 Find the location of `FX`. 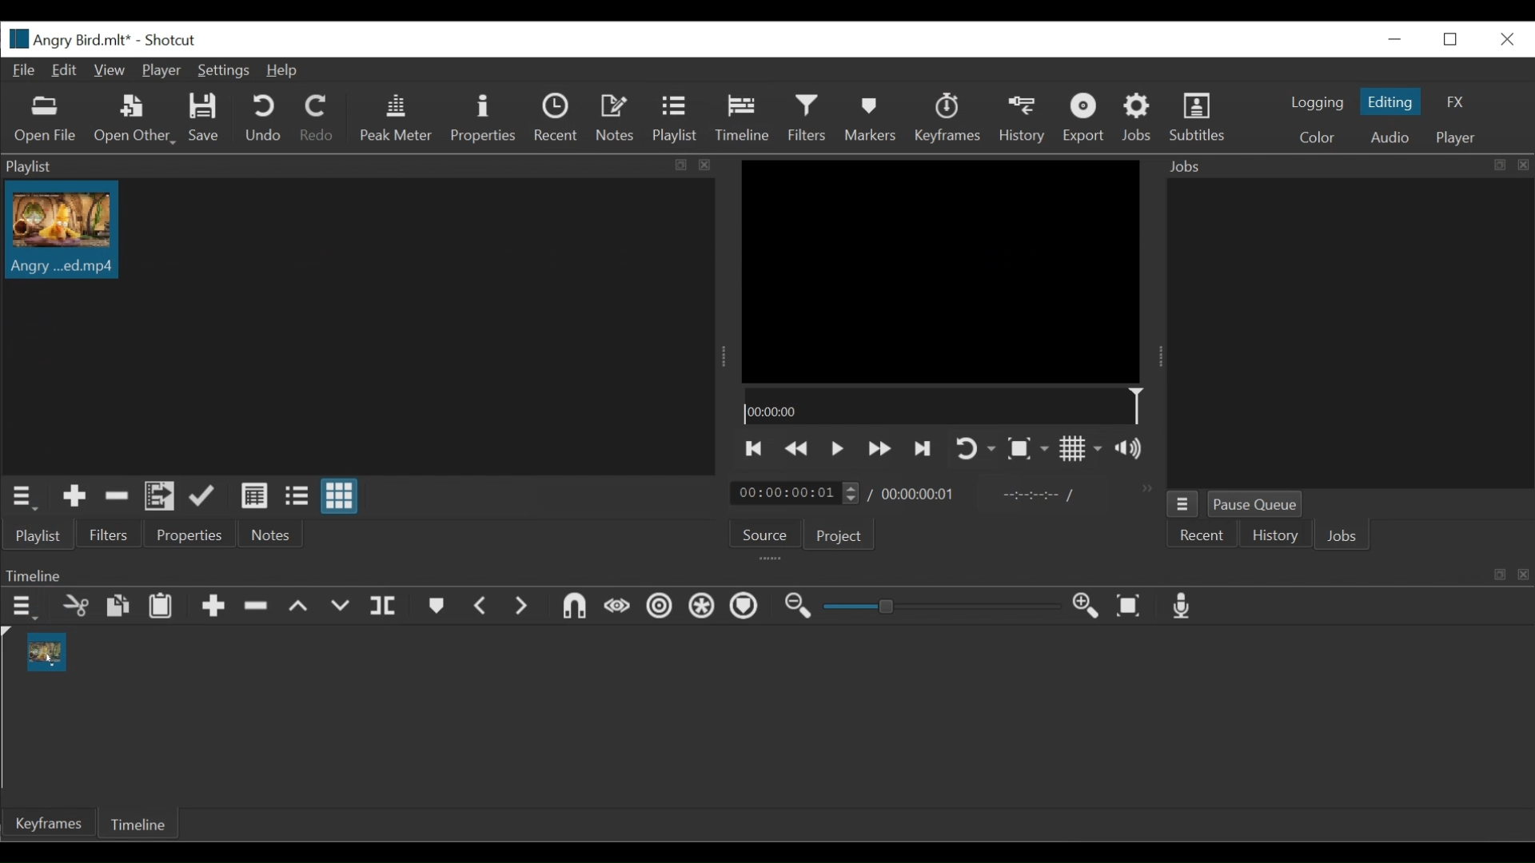

FX is located at coordinates (1456, 101).